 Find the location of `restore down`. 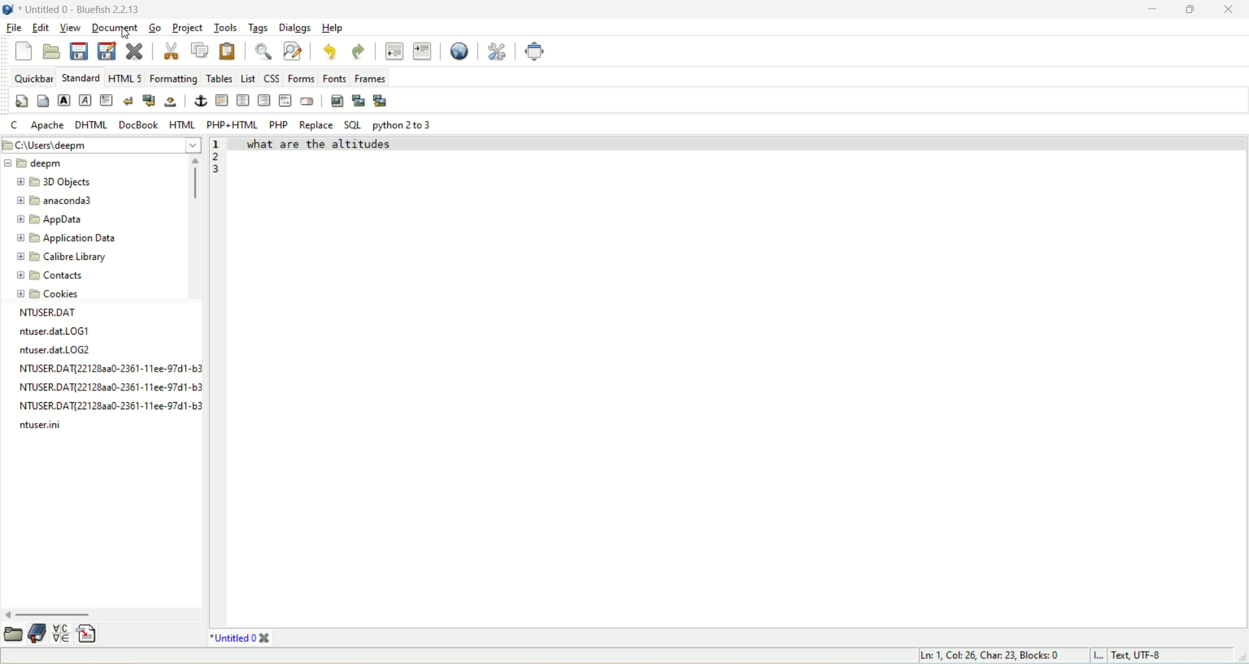

restore down is located at coordinates (1189, 9).